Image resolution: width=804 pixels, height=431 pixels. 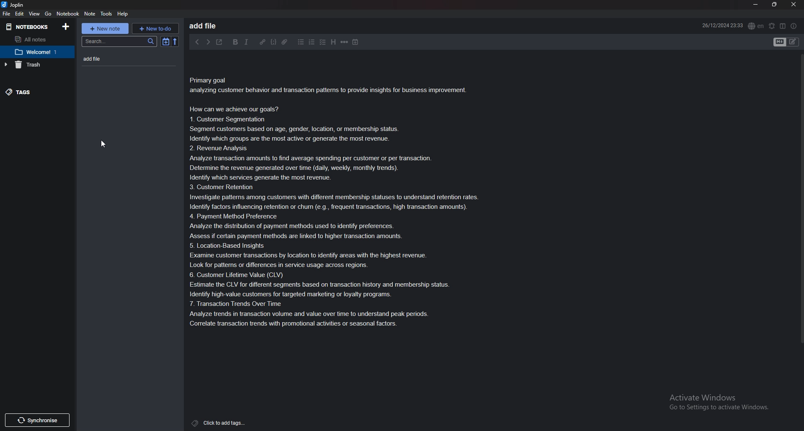 I want to click on bold, so click(x=236, y=42).